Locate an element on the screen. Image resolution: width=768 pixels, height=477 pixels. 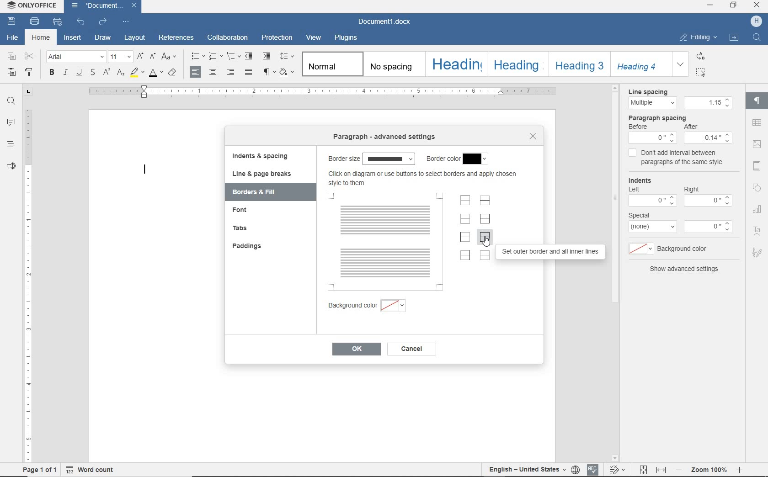
highlight color is located at coordinates (136, 73).